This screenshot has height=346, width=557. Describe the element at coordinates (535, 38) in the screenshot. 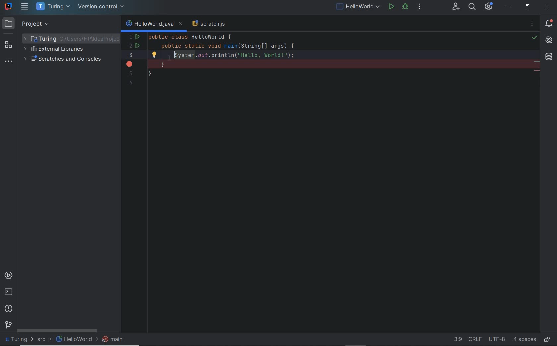

I see `highlights problems: no problem` at that location.